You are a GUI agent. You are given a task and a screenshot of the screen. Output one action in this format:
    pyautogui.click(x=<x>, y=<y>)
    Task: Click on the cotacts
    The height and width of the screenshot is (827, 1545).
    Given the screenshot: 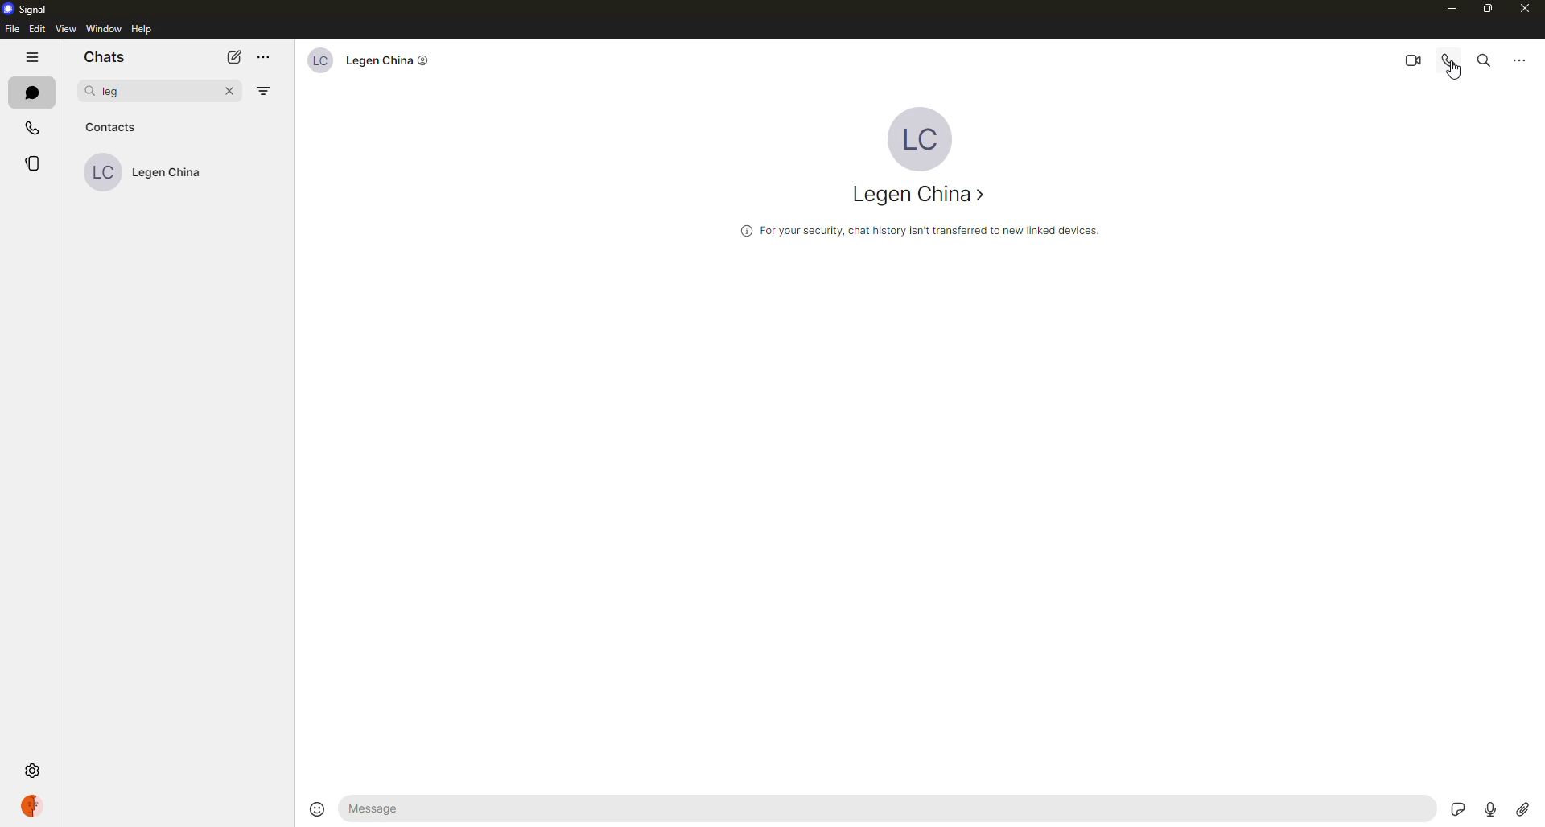 What is the action you would take?
    pyautogui.click(x=110, y=127)
    